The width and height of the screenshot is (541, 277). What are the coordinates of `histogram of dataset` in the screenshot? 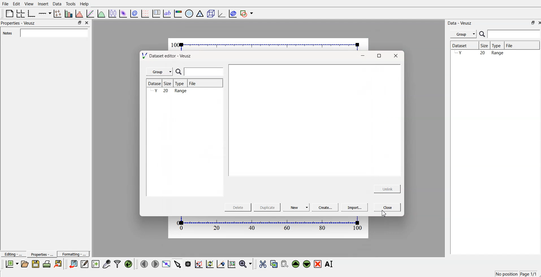 It's located at (80, 14).